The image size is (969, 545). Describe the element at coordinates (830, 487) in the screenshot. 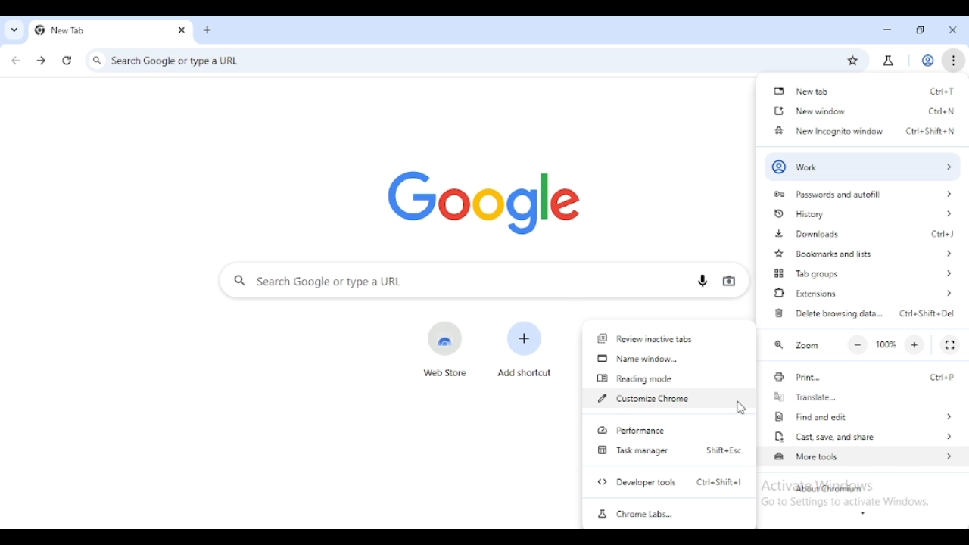

I see `about chromium` at that location.